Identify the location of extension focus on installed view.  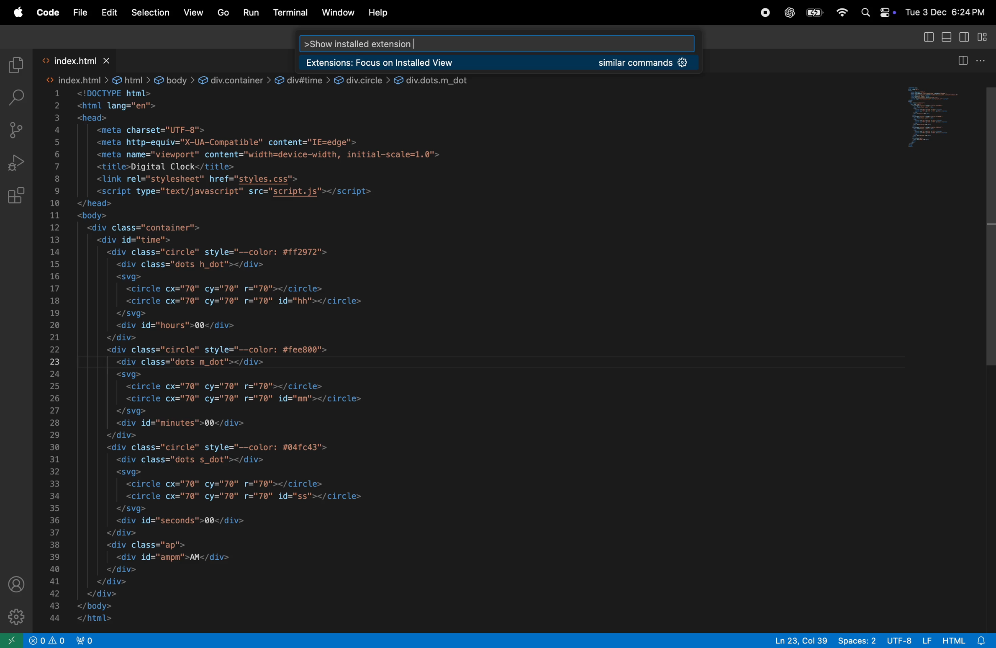
(497, 60).